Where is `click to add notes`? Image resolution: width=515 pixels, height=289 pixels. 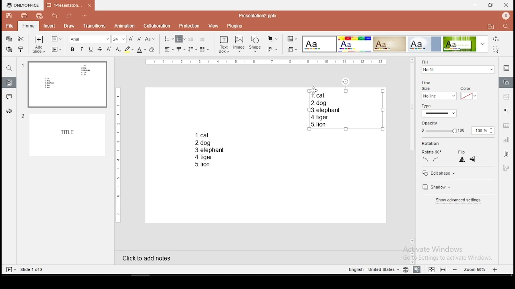 click to add notes is located at coordinates (144, 258).